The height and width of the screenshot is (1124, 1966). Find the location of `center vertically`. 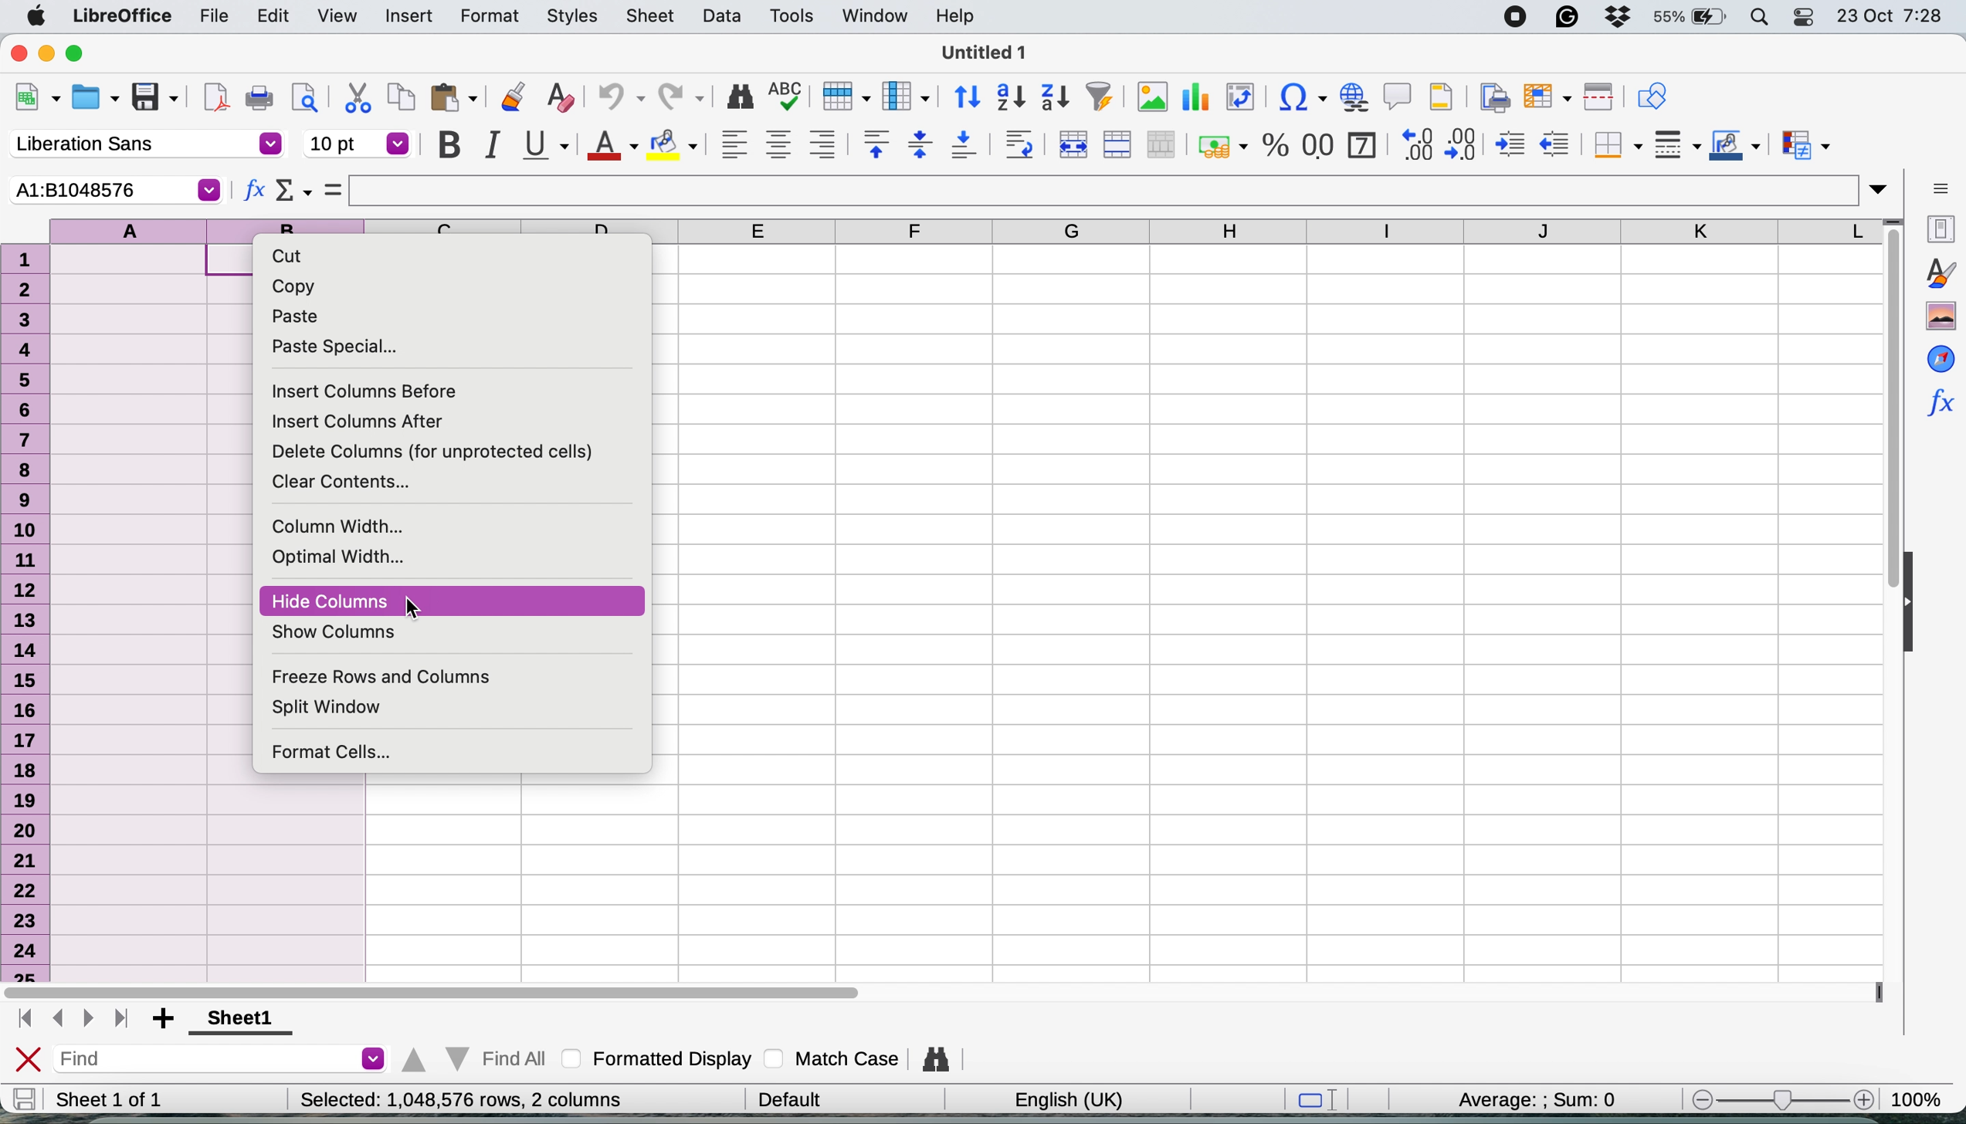

center vertically is located at coordinates (920, 146).